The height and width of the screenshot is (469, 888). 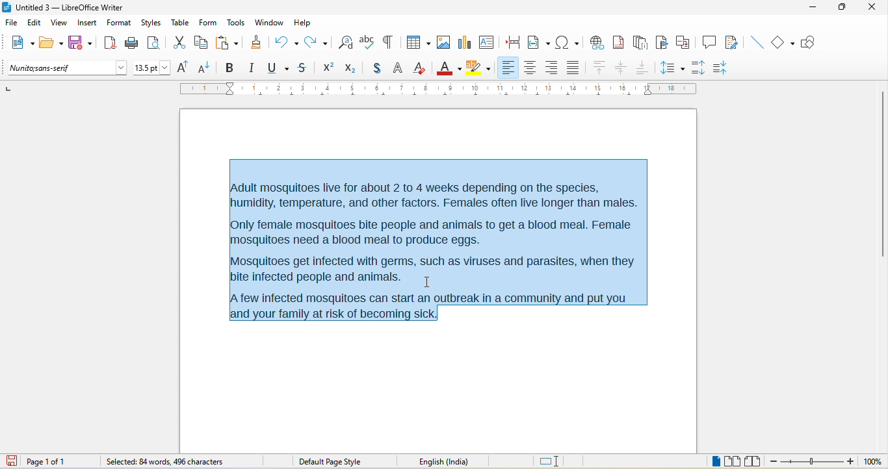 I want to click on ruler, so click(x=439, y=88).